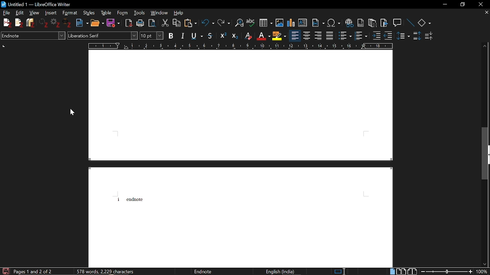 The image size is (490, 275). I want to click on Restore down, so click(461, 5).